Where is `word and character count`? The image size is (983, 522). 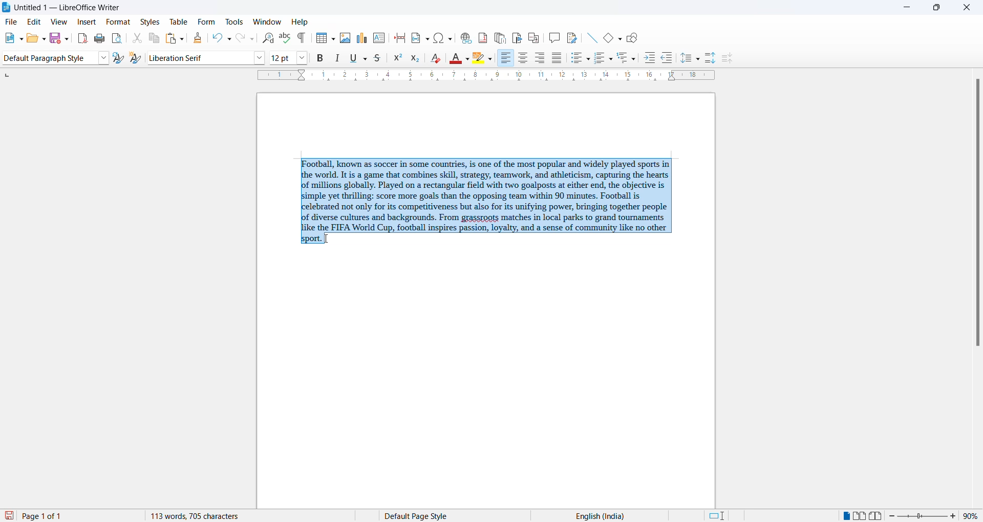
word and character count is located at coordinates (221, 516).